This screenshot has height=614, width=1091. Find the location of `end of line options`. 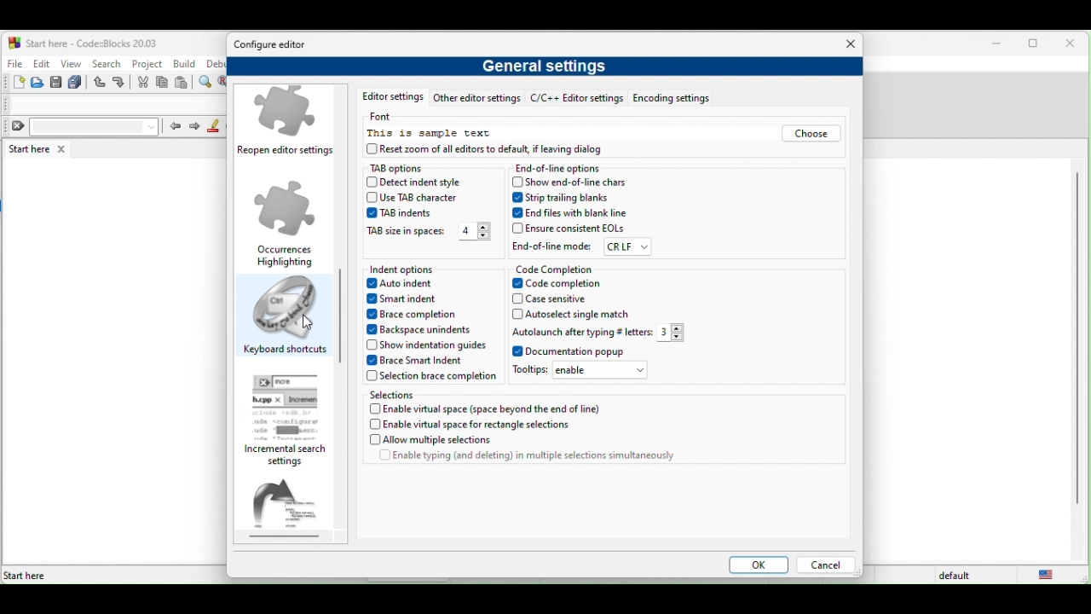

end of line options is located at coordinates (563, 169).